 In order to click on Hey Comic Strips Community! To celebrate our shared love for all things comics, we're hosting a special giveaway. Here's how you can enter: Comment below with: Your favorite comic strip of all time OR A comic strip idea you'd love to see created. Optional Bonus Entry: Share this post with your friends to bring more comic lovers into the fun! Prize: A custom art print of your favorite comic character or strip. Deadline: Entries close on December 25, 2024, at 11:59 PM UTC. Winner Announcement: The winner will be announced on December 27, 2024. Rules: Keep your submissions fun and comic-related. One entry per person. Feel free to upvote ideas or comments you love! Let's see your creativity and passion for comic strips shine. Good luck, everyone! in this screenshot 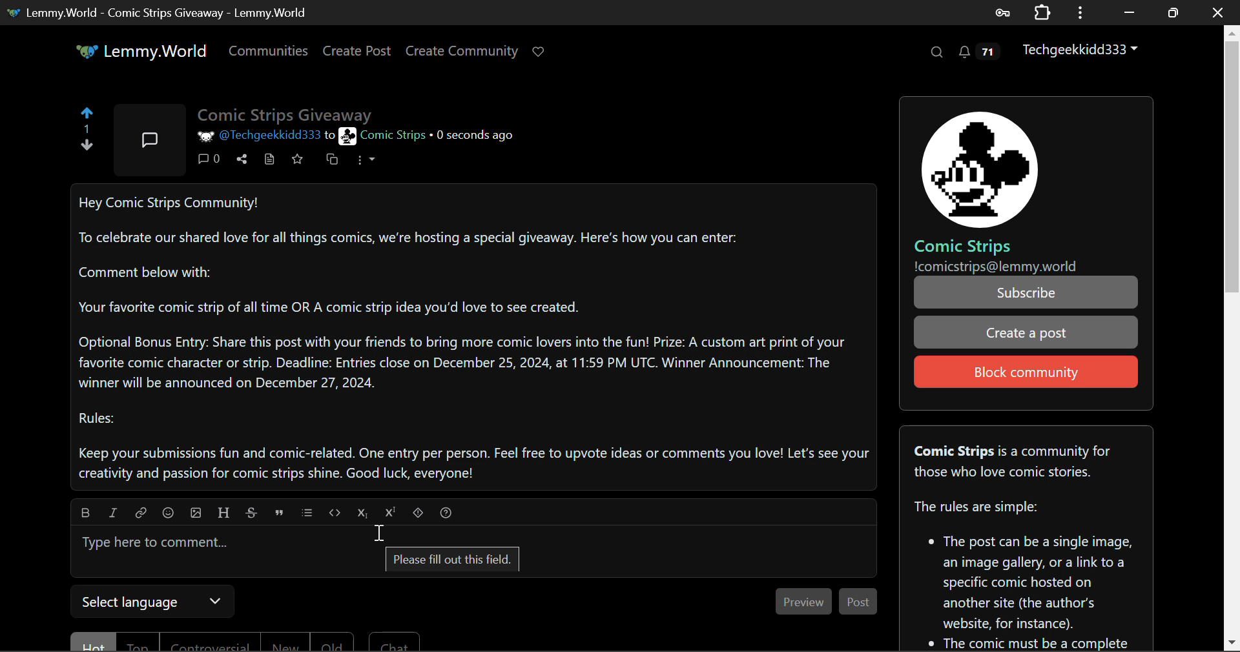, I will do `click(470, 338)`.